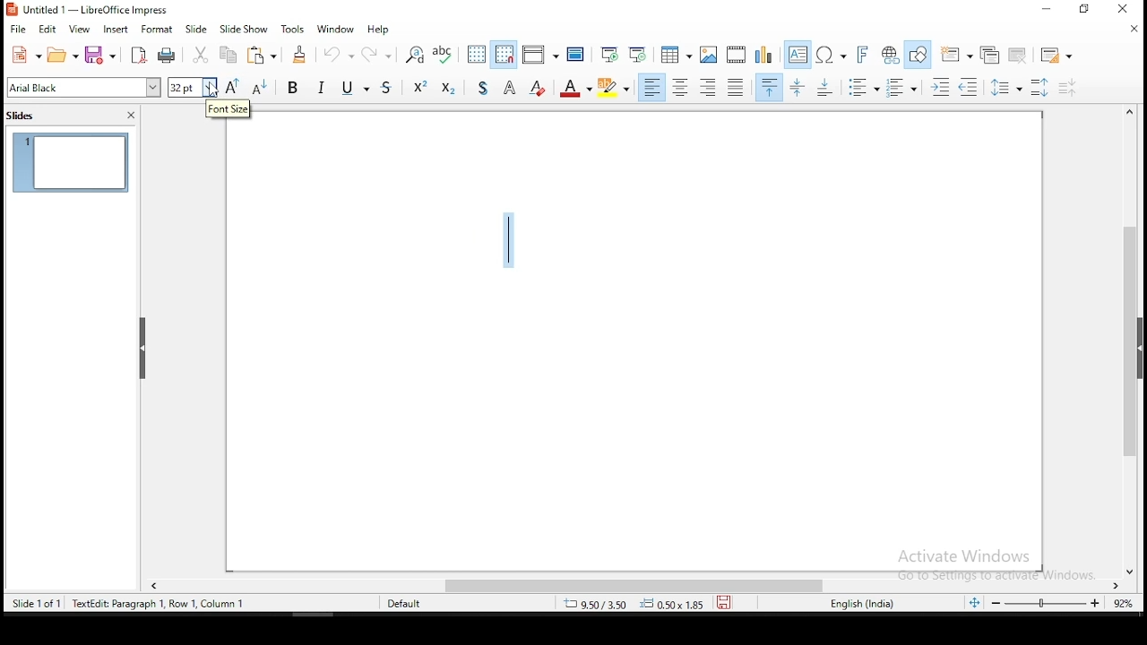  What do you see at coordinates (354, 86) in the screenshot?
I see `Underline` at bounding box center [354, 86].